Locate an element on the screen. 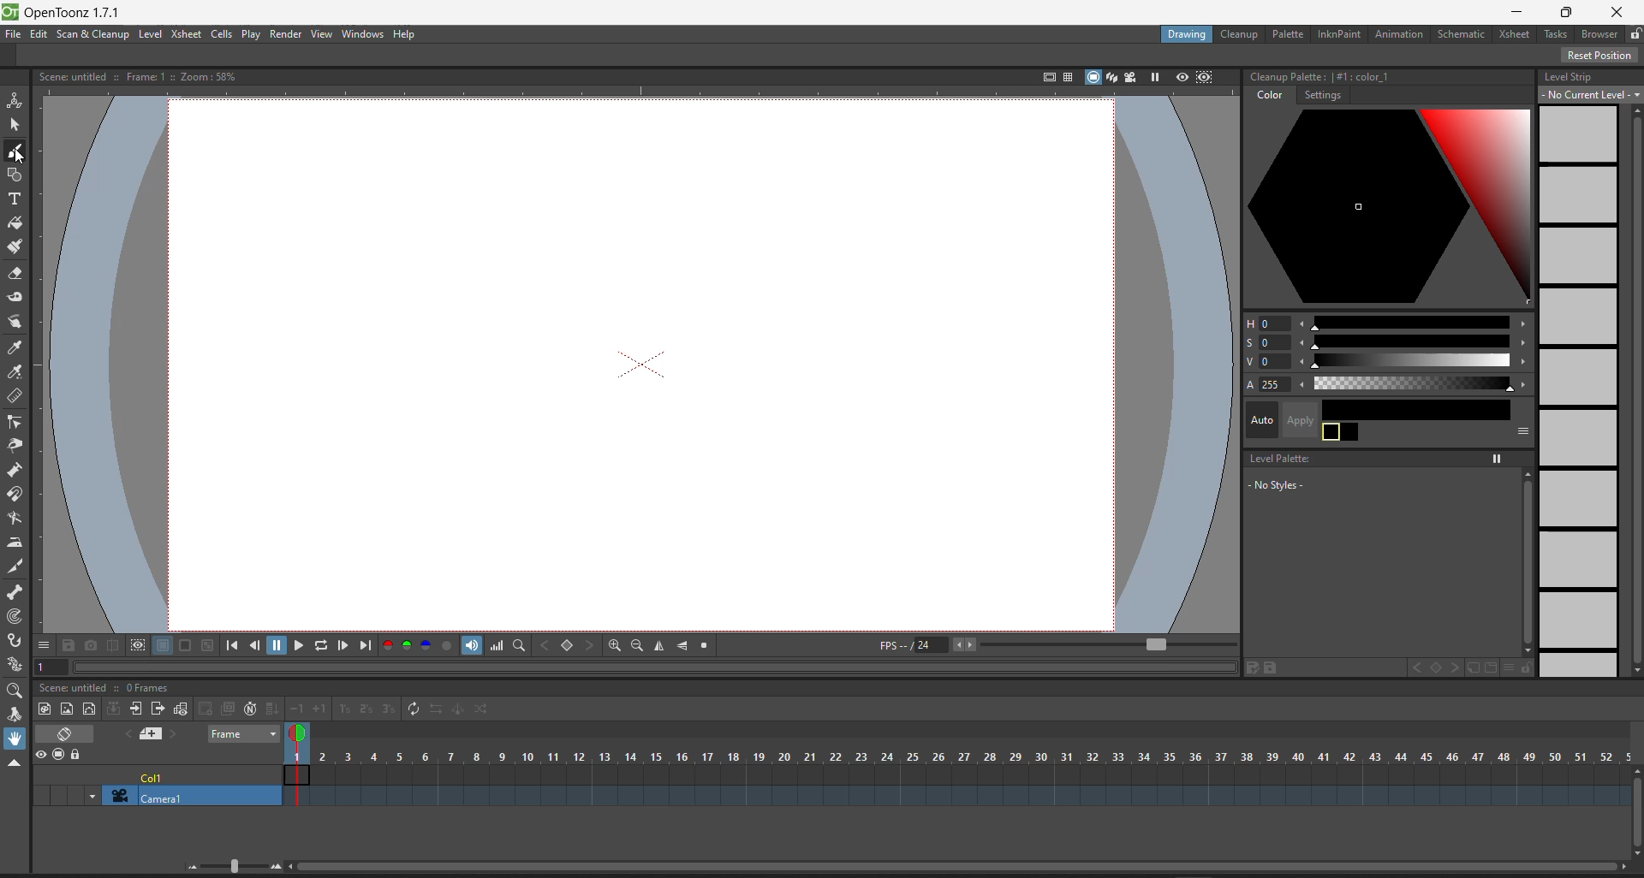 Image resolution: width=1644 pixels, height=878 pixels. pinch tool is located at coordinates (21, 446).